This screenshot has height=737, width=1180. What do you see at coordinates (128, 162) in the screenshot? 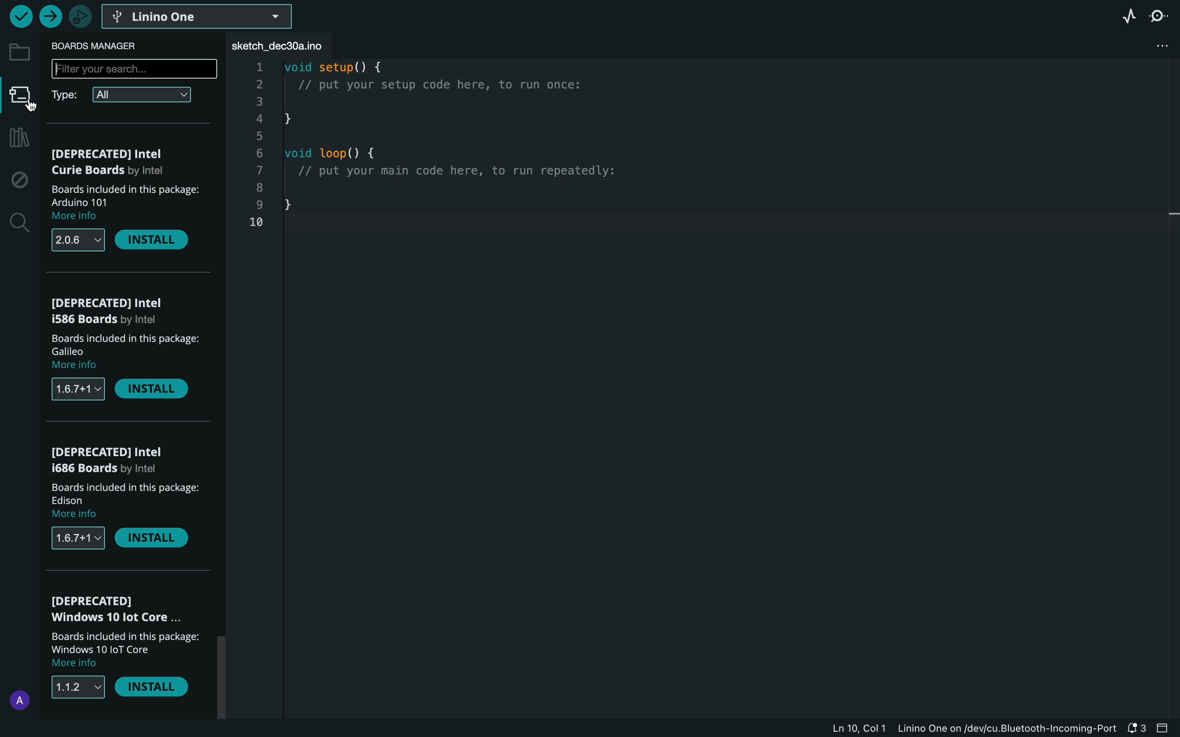
I see `intel board` at bounding box center [128, 162].